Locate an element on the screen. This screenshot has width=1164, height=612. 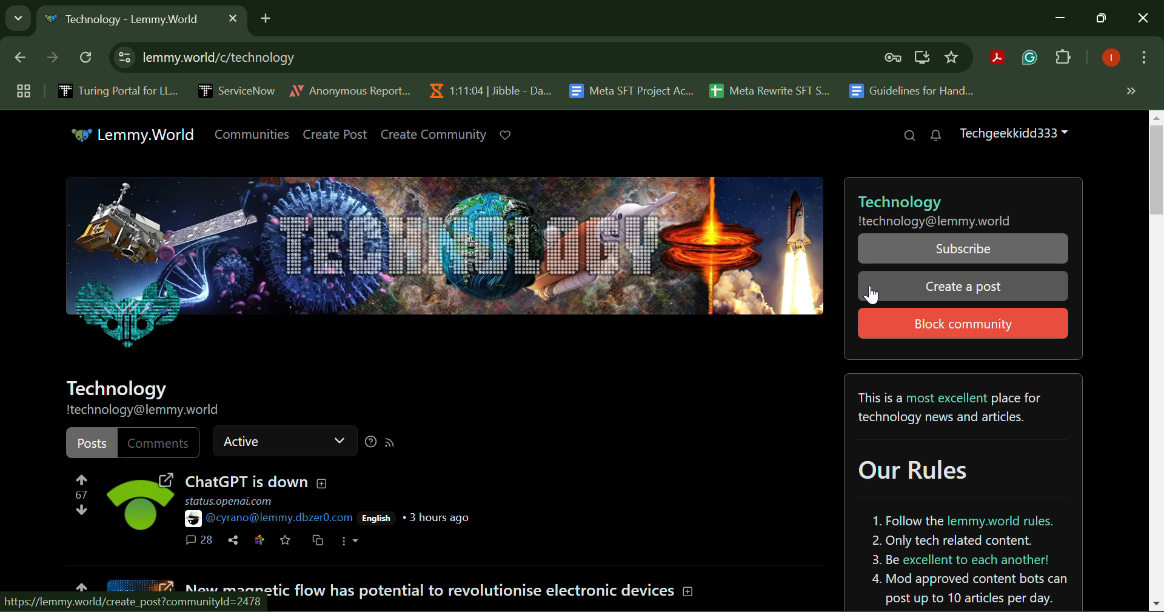
 is located at coordinates (395, 442).